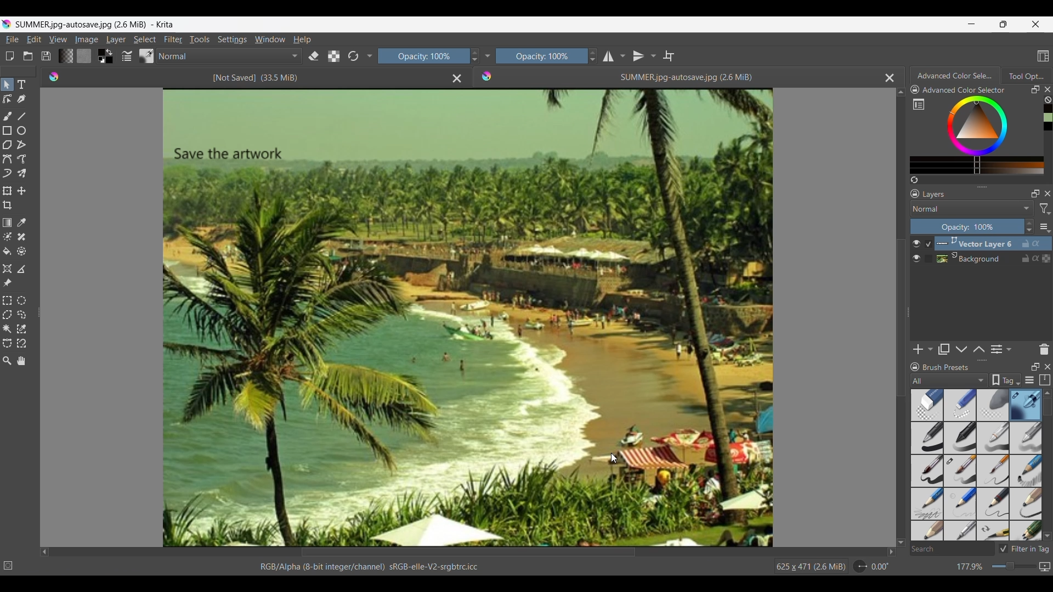 The width and height of the screenshot is (1053, 592). What do you see at coordinates (901, 543) in the screenshot?
I see `Quick slide to bottom` at bounding box center [901, 543].